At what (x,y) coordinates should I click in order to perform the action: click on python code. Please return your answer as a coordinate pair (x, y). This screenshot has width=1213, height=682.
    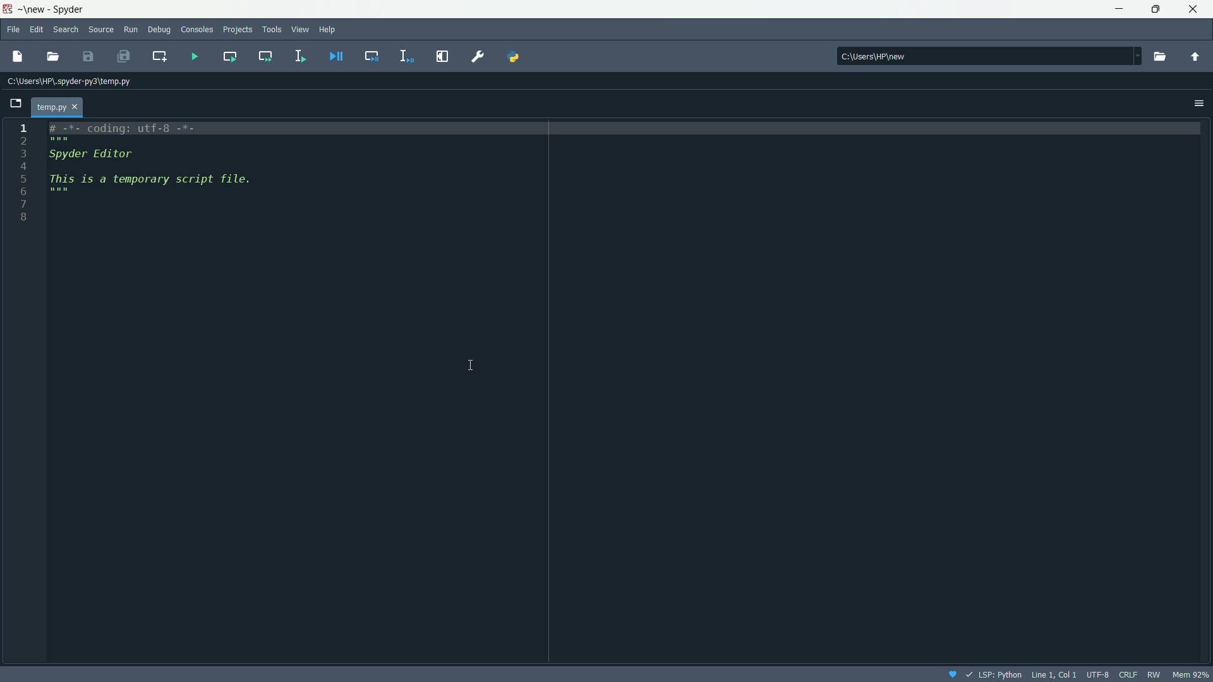
    Looking at the image, I should click on (268, 169).